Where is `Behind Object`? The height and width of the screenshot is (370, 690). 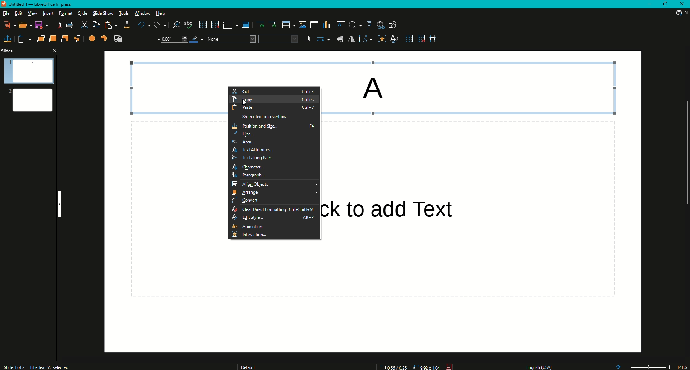 Behind Object is located at coordinates (102, 39).